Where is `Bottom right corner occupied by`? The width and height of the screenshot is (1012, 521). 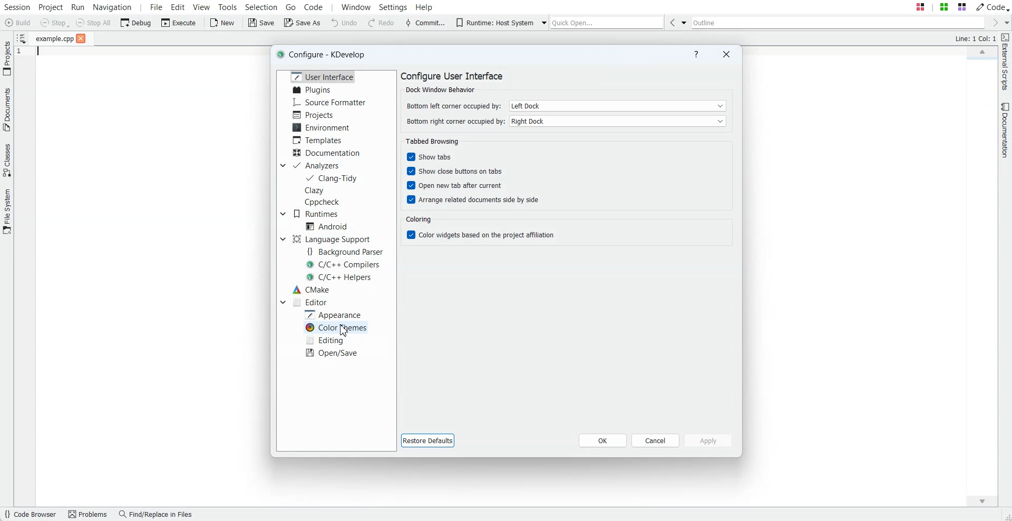
Bottom right corner occupied by is located at coordinates (453, 123).